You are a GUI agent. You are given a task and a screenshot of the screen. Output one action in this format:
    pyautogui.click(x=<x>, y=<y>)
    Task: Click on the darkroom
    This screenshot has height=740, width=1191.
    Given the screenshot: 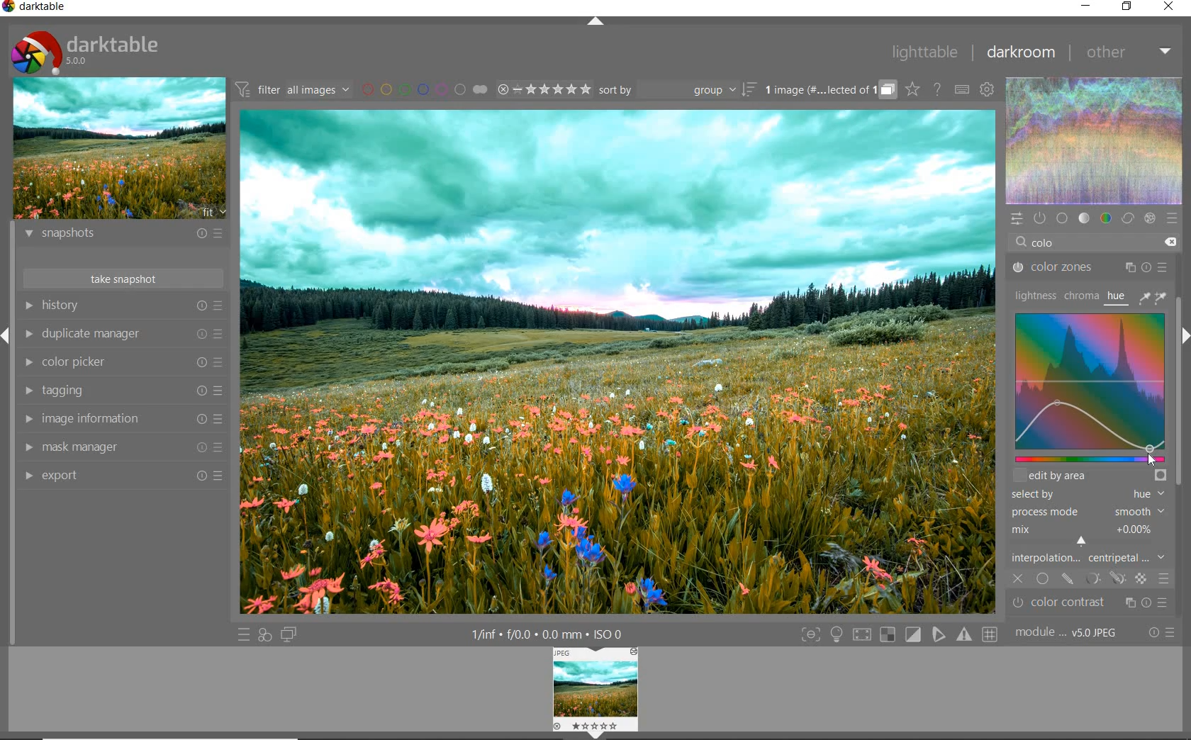 What is the action you would take?
    pyautogui.click(x=1022, y=53)
    